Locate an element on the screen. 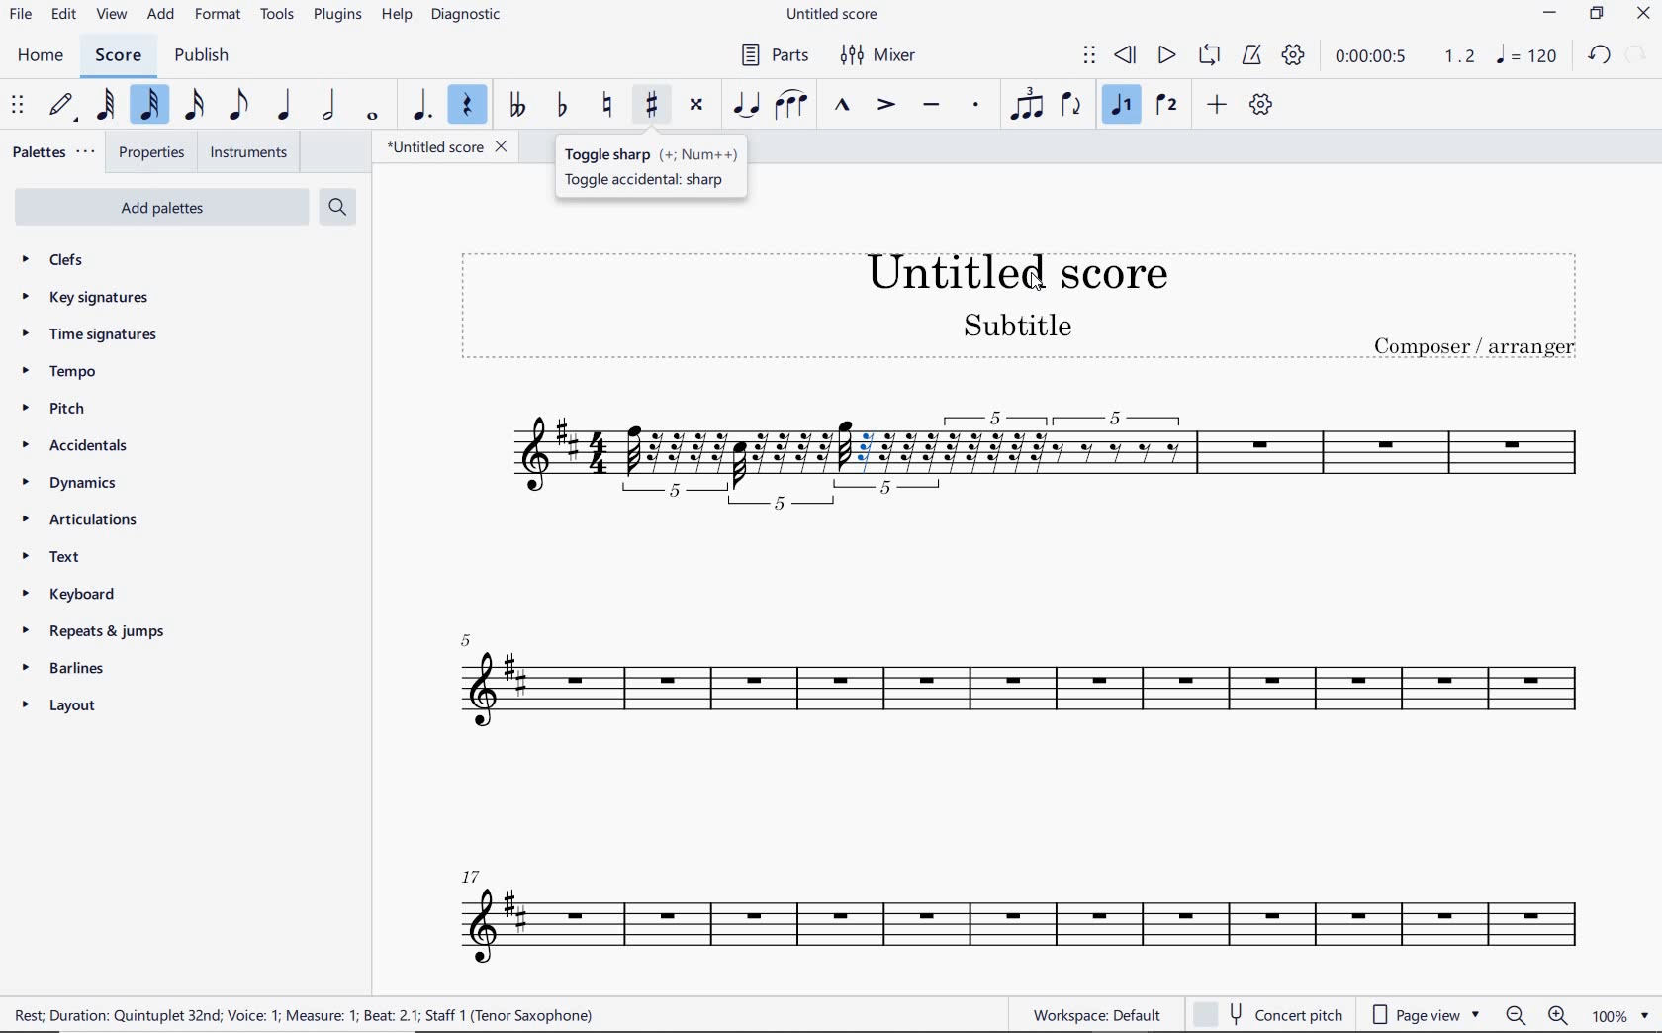 This screenshot has width=1662, height=1033. KEYBOARD is located at coordinates (72, 594).